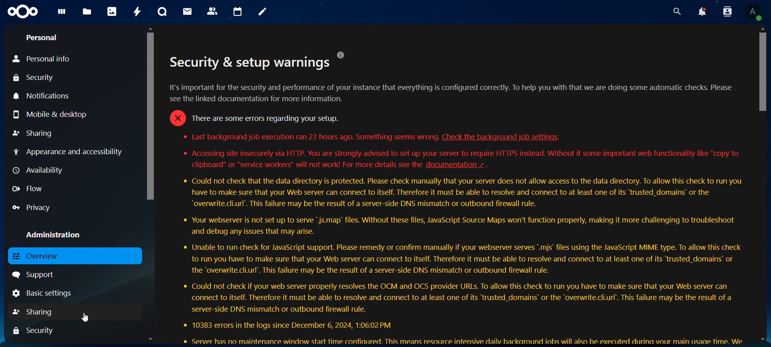 This screenshot has height=347, width=771. Describe the element at coordinates (44, 59) in the screenshot. I see `personal info` at that location.